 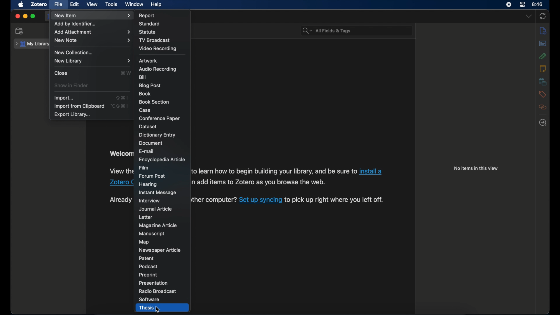 What do you see at coordinates (145, 94) in the screenshot?
I see `book` at bounding box center [145, 94].